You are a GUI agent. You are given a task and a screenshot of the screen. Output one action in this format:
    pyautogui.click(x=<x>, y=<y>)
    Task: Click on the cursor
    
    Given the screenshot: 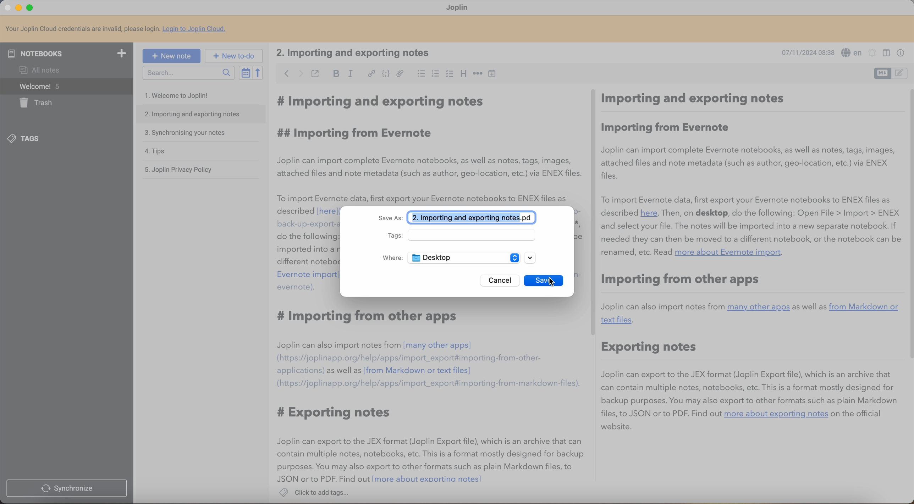 What is the action you would take?
    pyautogui.click(x=556, y=281)
    